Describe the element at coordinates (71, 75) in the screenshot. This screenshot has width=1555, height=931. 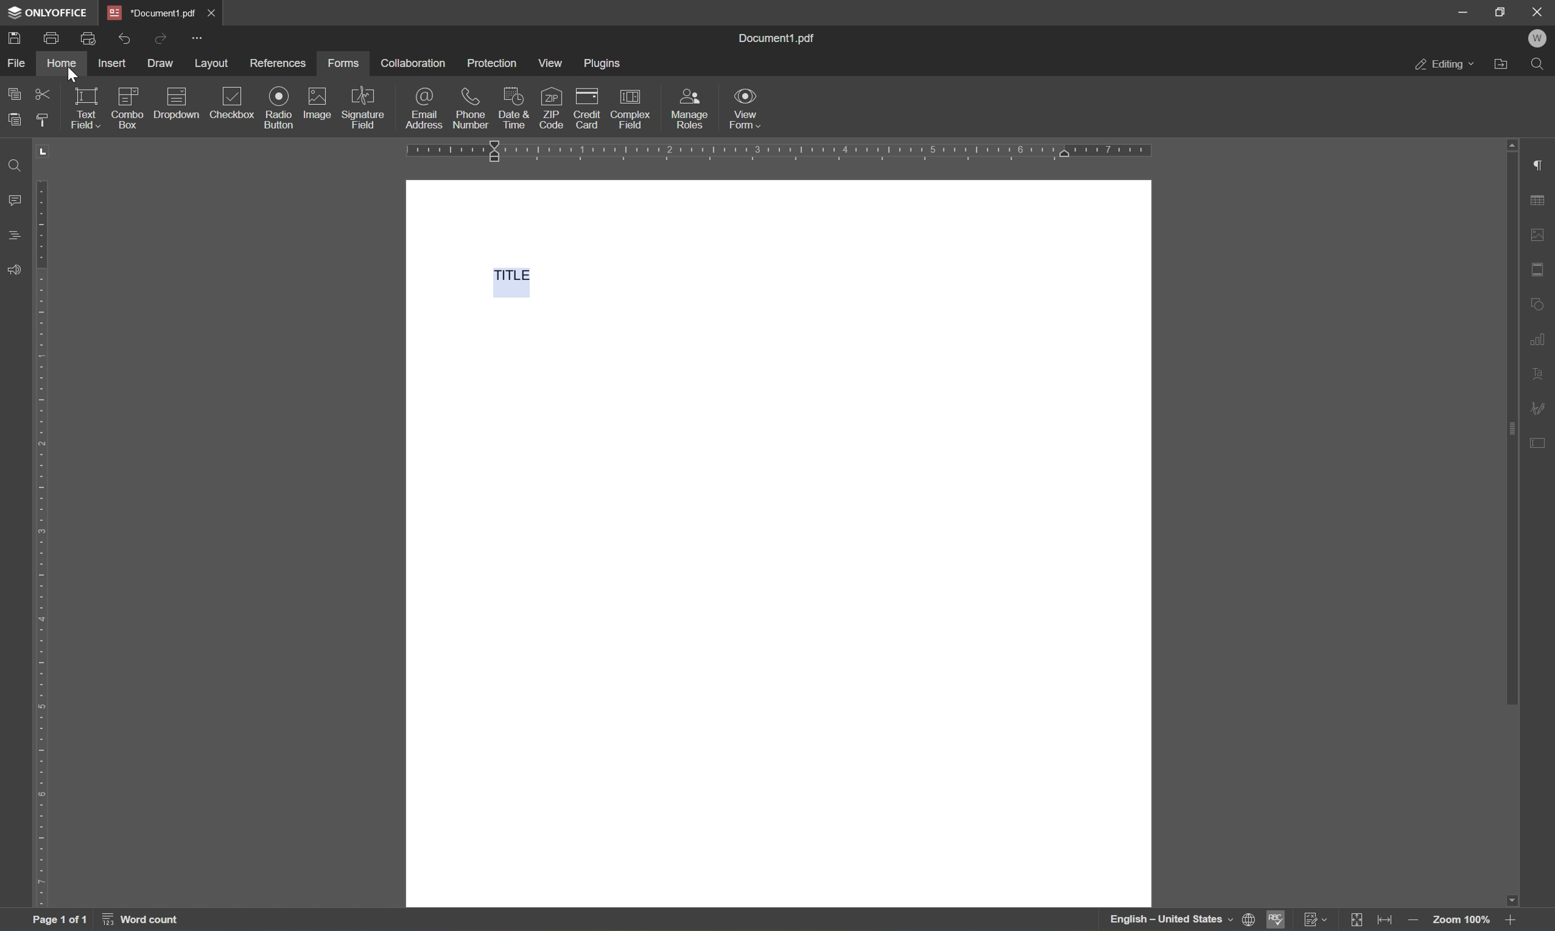
I see `cursor` at that location.